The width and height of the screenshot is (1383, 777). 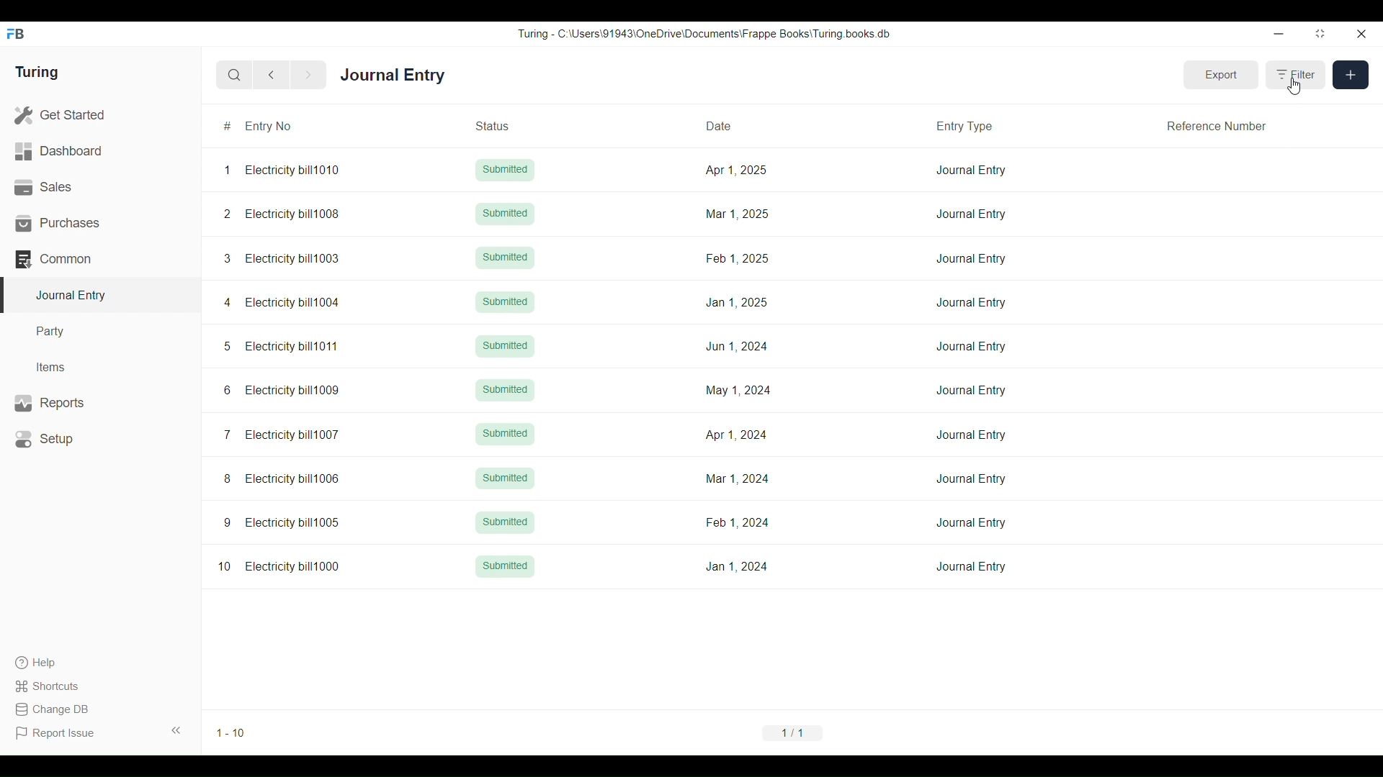 What do you see at coordinates (971, 301) in the screenshot?
I see `Journal Entry` at bounding box center [971, 301].